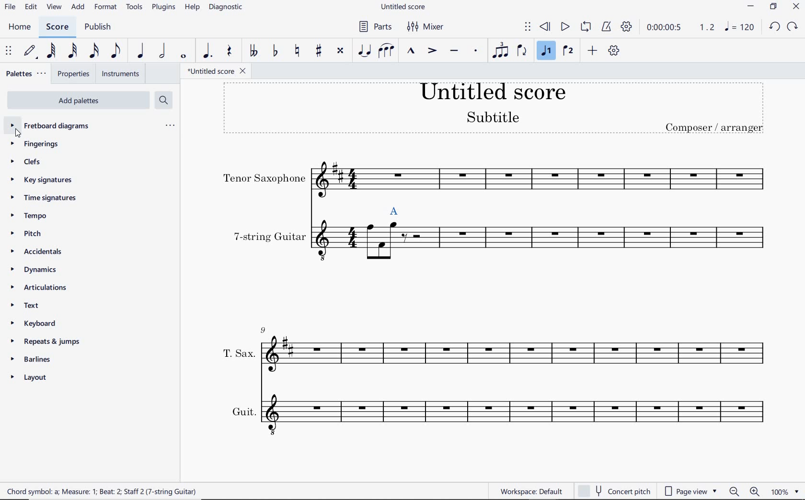  I want to click on STACCATO, so click(475, 51).